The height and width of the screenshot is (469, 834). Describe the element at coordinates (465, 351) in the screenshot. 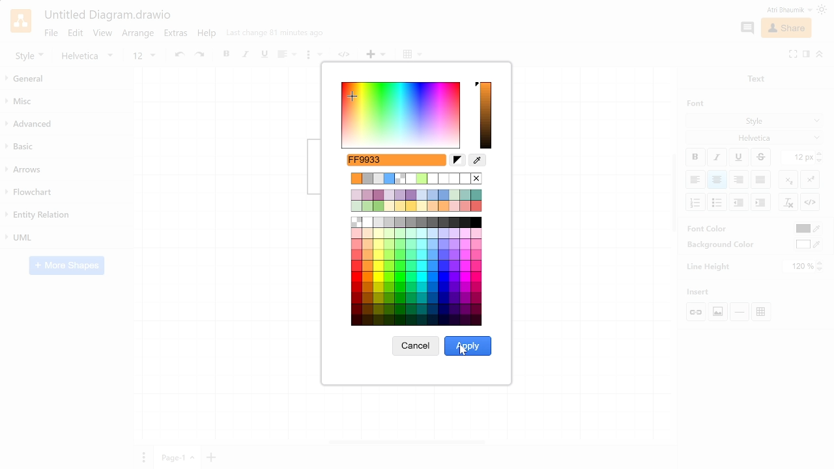

I see `Cursor` at that location.